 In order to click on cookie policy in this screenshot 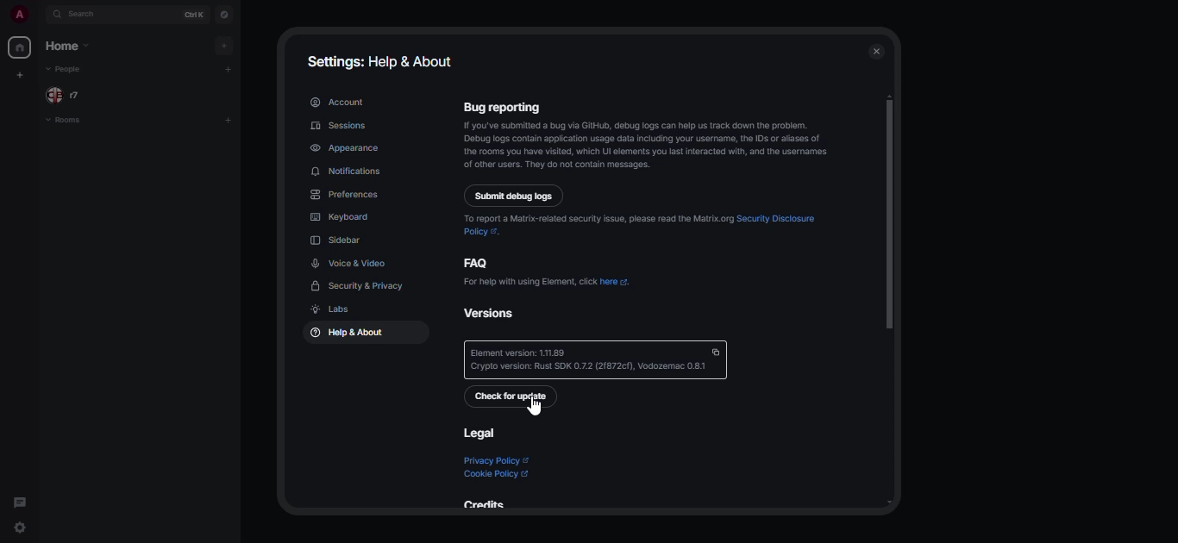, I will do `click(497, 474)`.